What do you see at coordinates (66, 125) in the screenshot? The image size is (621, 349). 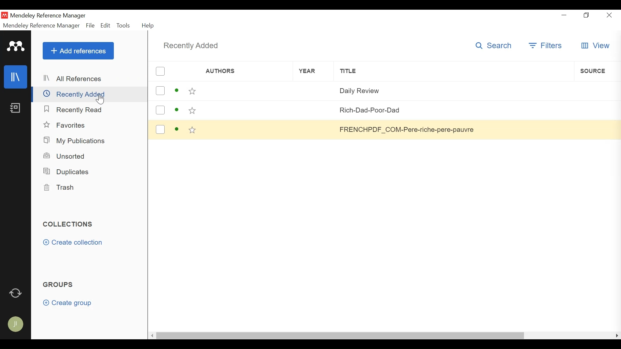 I see `Favorites` at bounding box center [66, 125].